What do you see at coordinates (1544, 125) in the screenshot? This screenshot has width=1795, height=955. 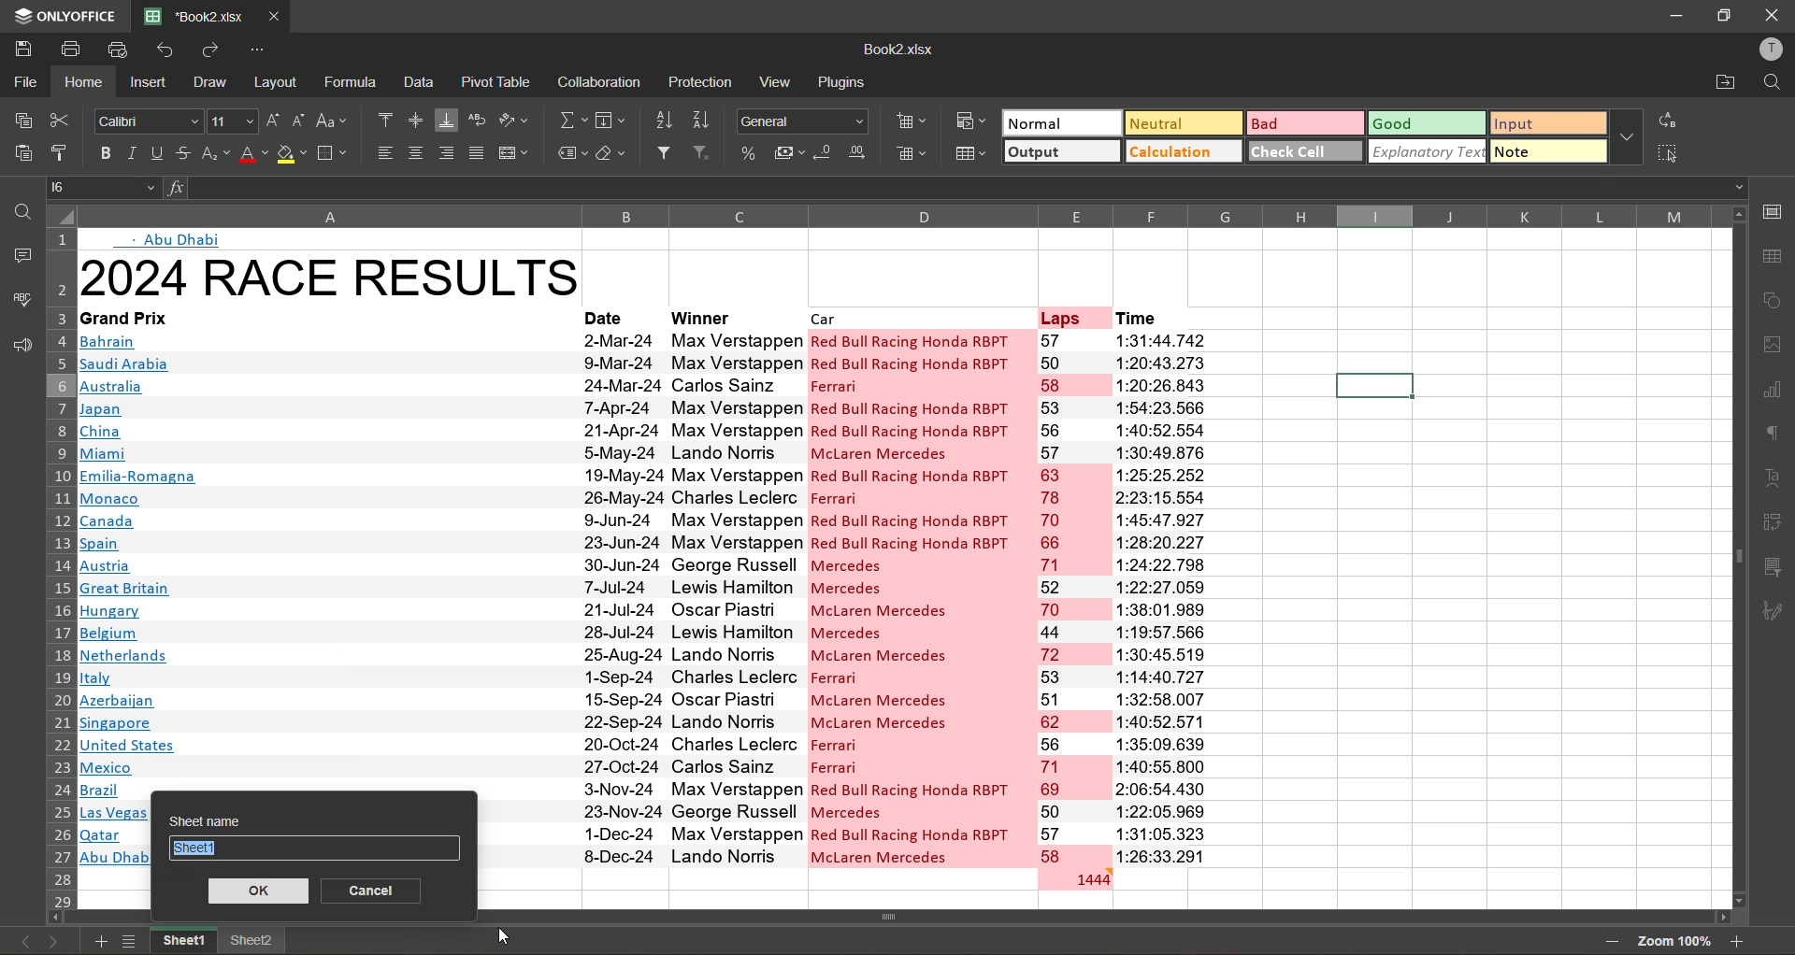 I see `input` at bounding box center [1544, 125].